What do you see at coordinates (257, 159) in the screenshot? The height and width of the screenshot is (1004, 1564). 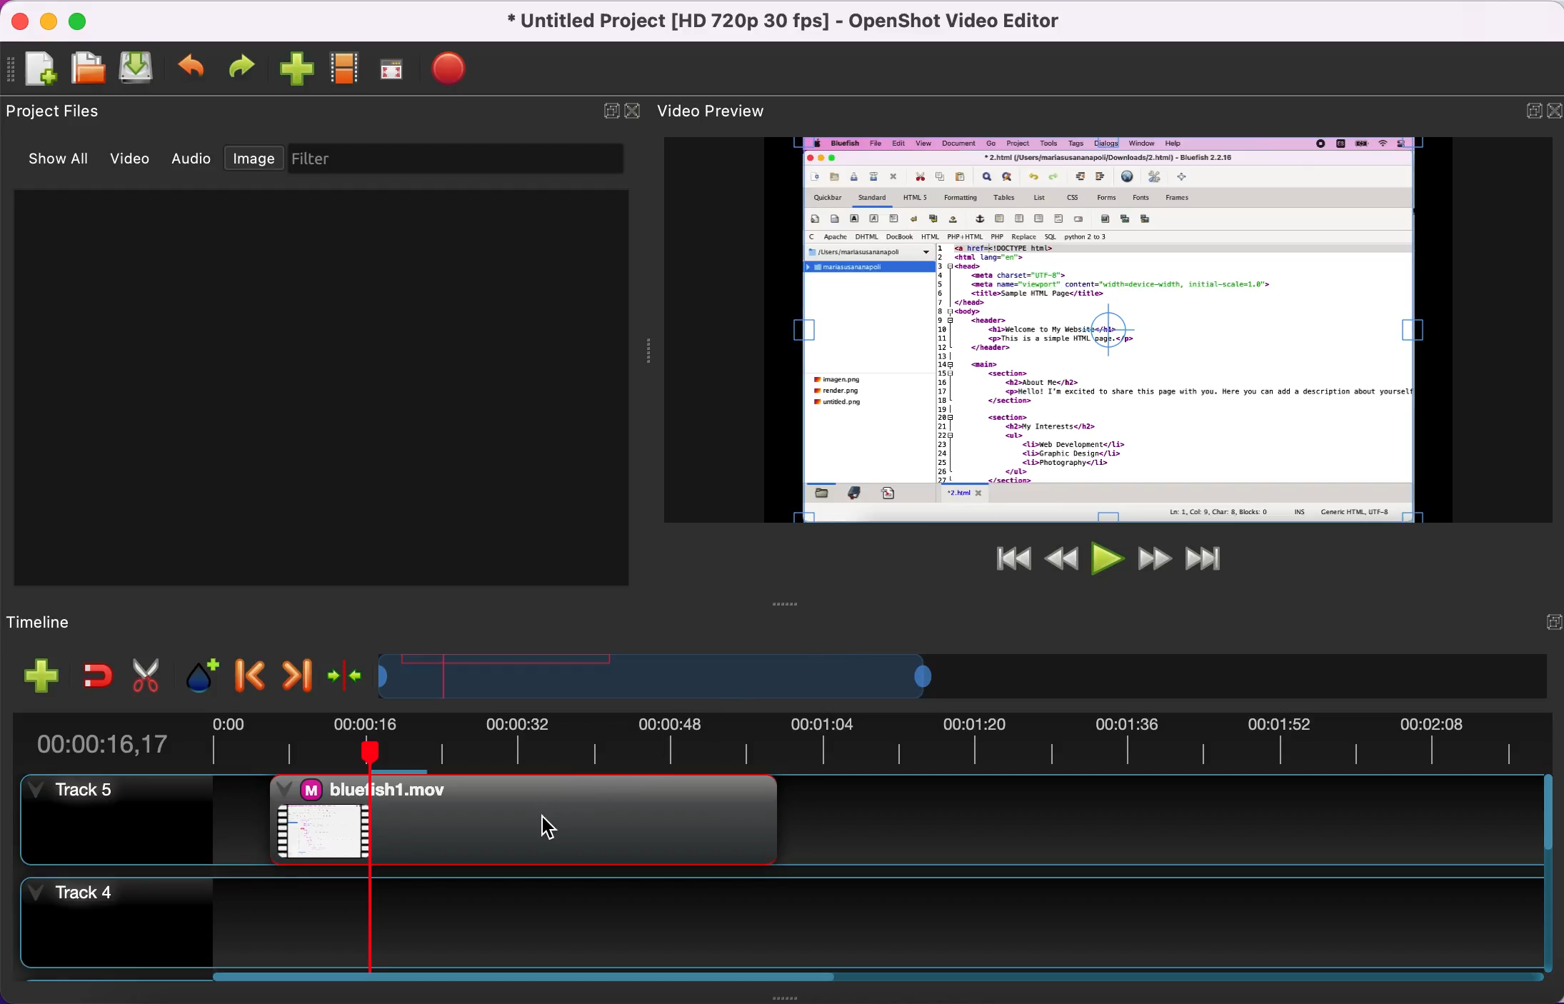 I see `image` at bounding box center [257, 159].